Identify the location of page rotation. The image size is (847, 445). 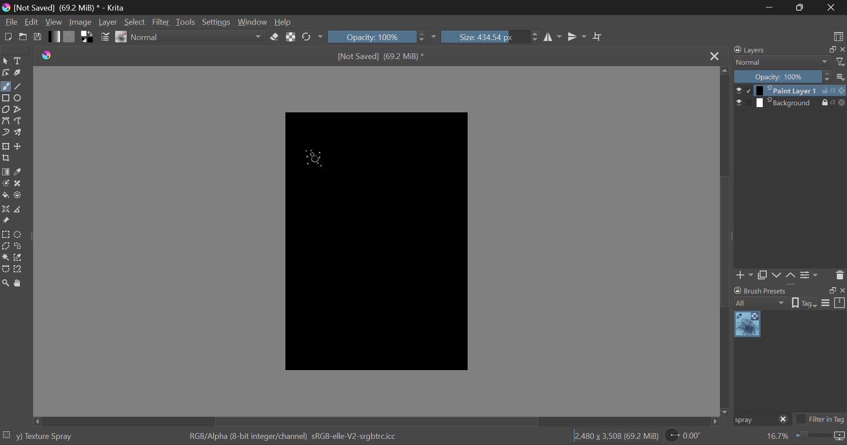
(684, 435).